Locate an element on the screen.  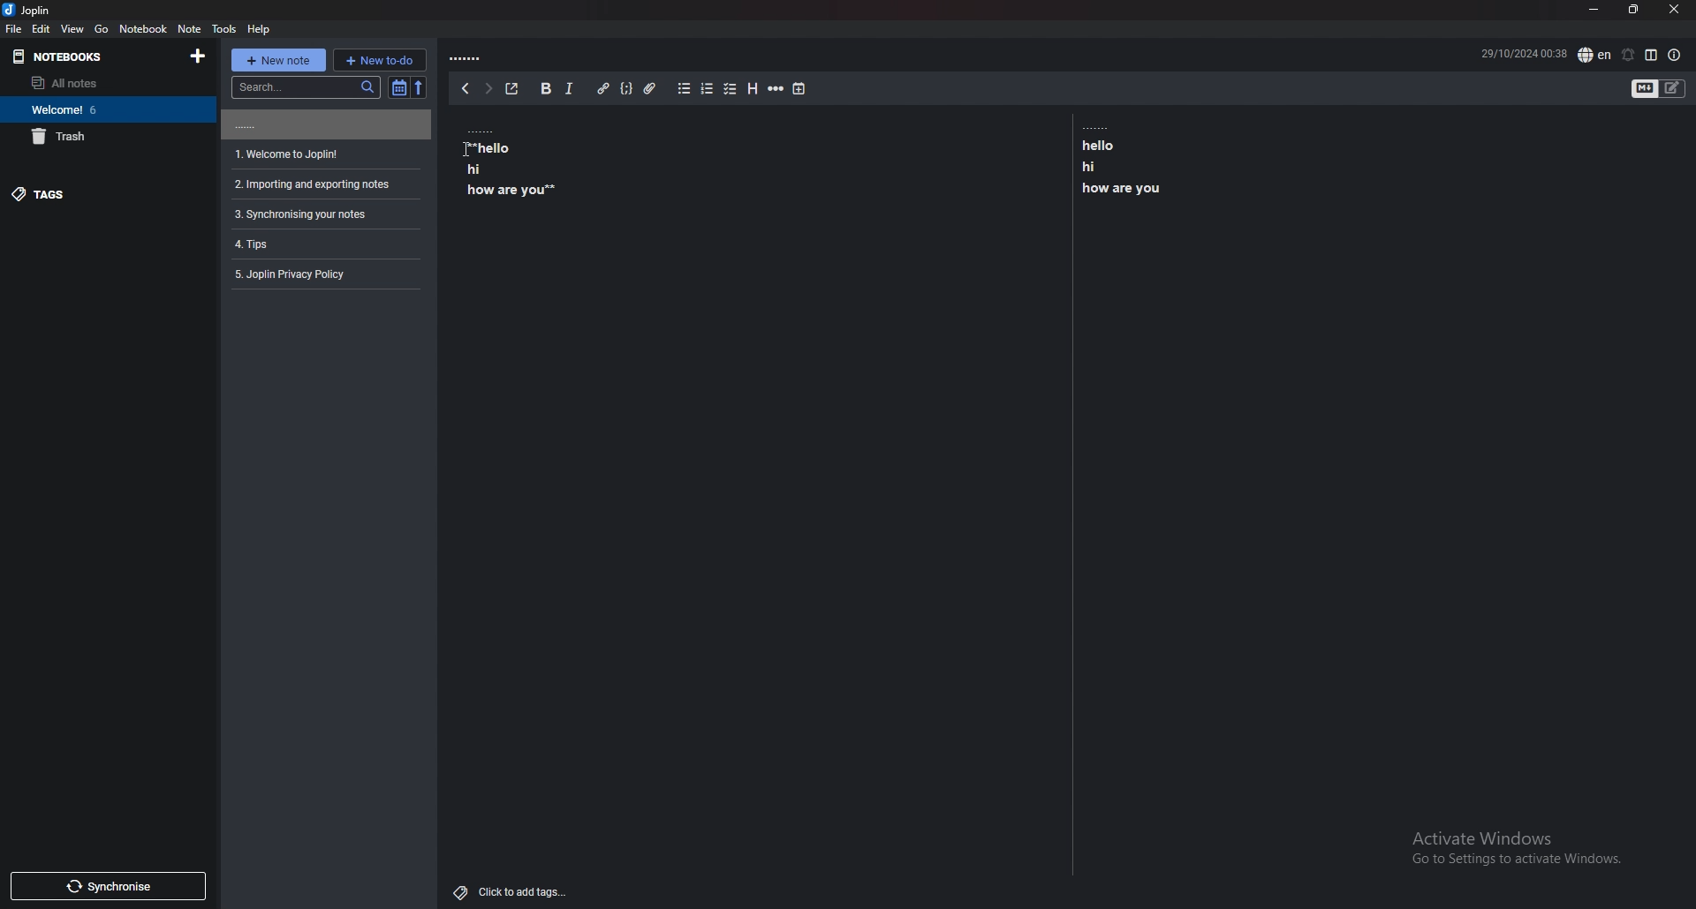
search bar is located at coordinates (305, 86).